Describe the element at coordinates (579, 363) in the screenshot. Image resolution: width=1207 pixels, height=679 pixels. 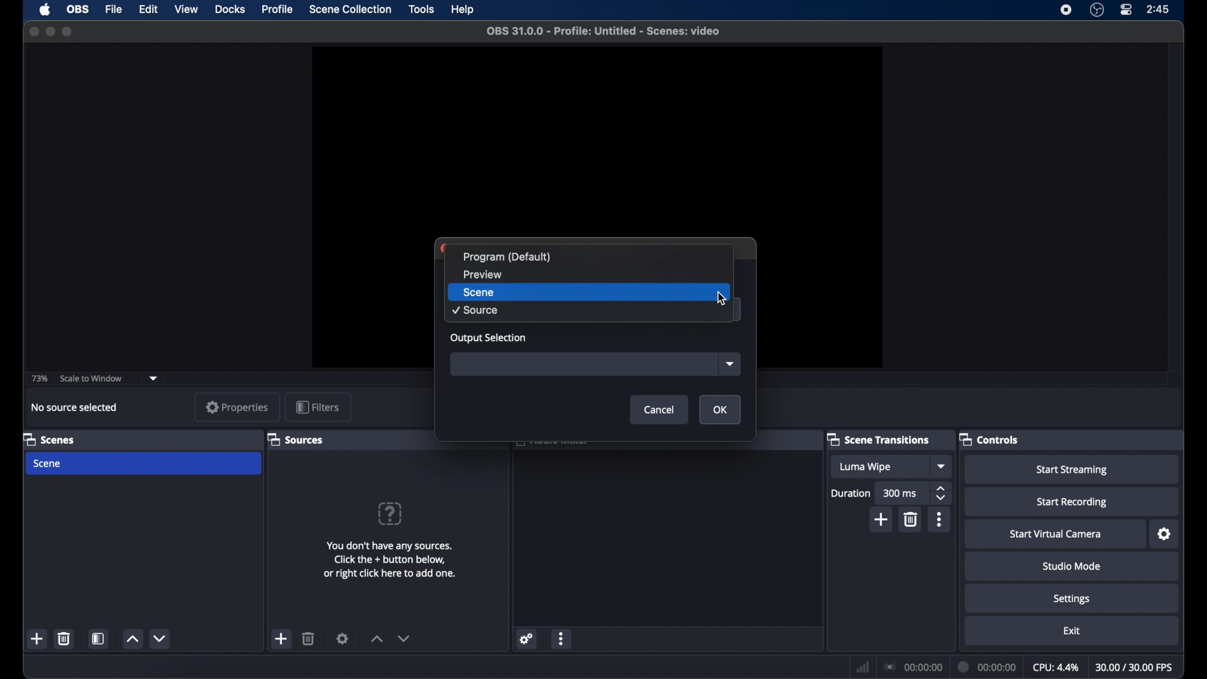
I see `Input box` at that location.